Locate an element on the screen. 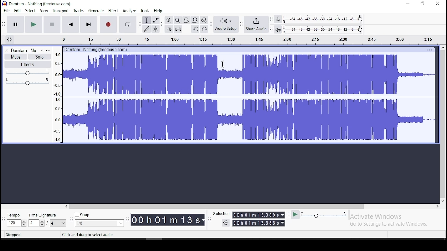 This screenshot has width=447, height=251. draw tool is located at coordinates (146, 29).